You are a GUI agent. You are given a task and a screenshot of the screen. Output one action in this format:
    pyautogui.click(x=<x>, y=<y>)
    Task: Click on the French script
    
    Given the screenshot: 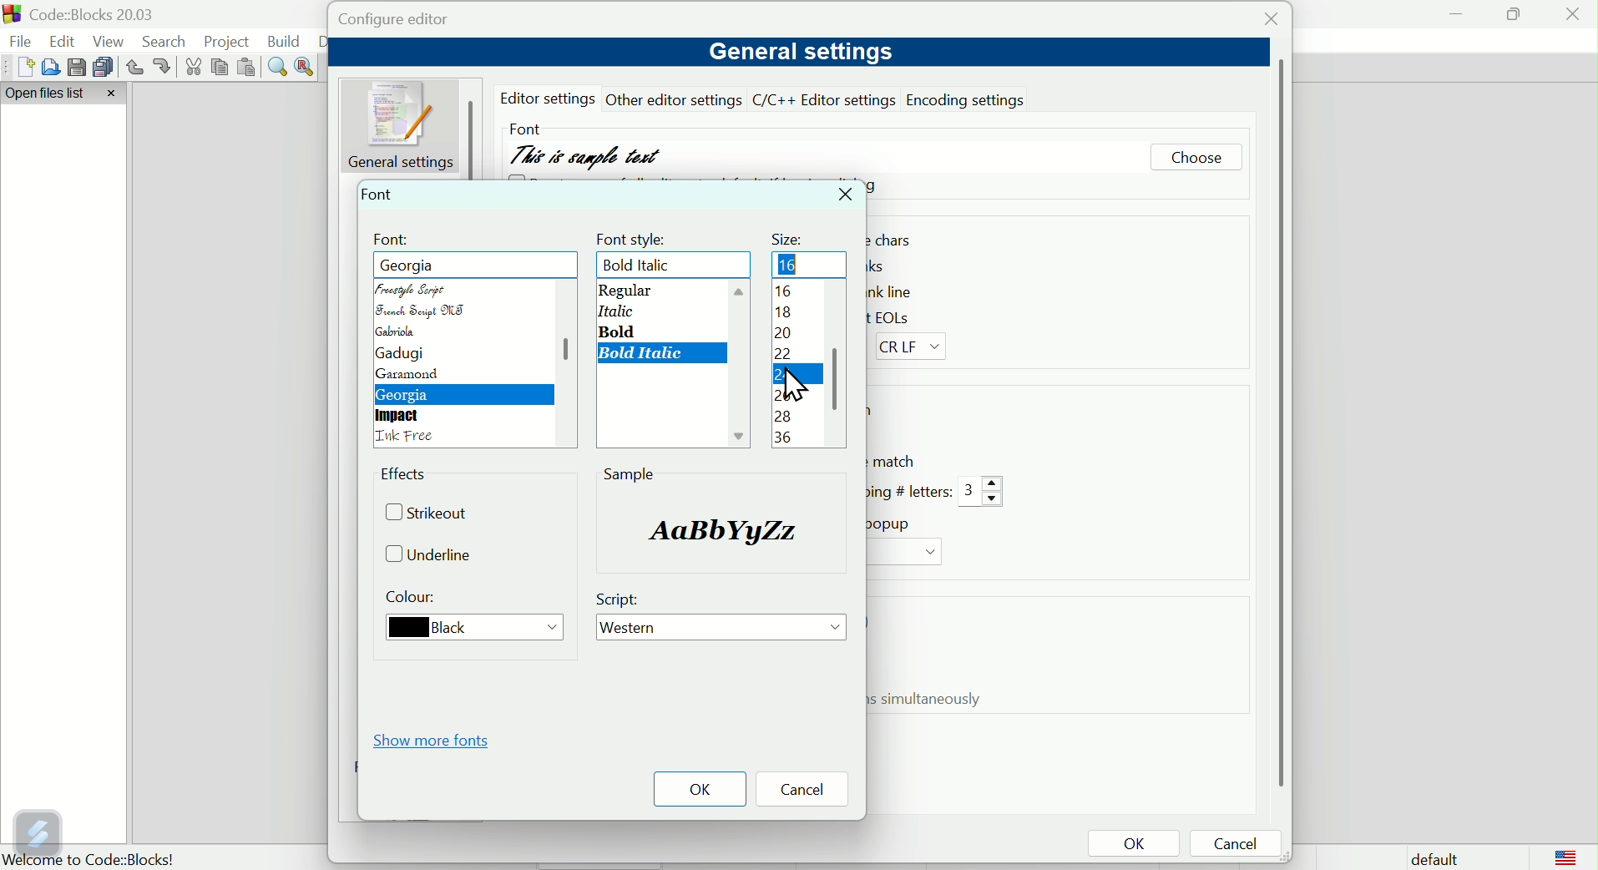 What is the action you would take?
    pyautogui.click(x=422, y=311)
    